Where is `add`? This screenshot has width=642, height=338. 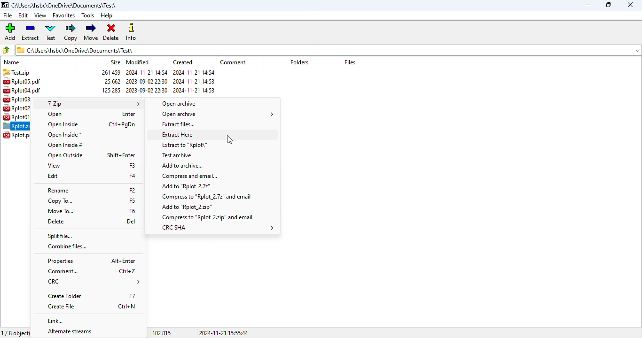 add is located at coordinates (10, 31).